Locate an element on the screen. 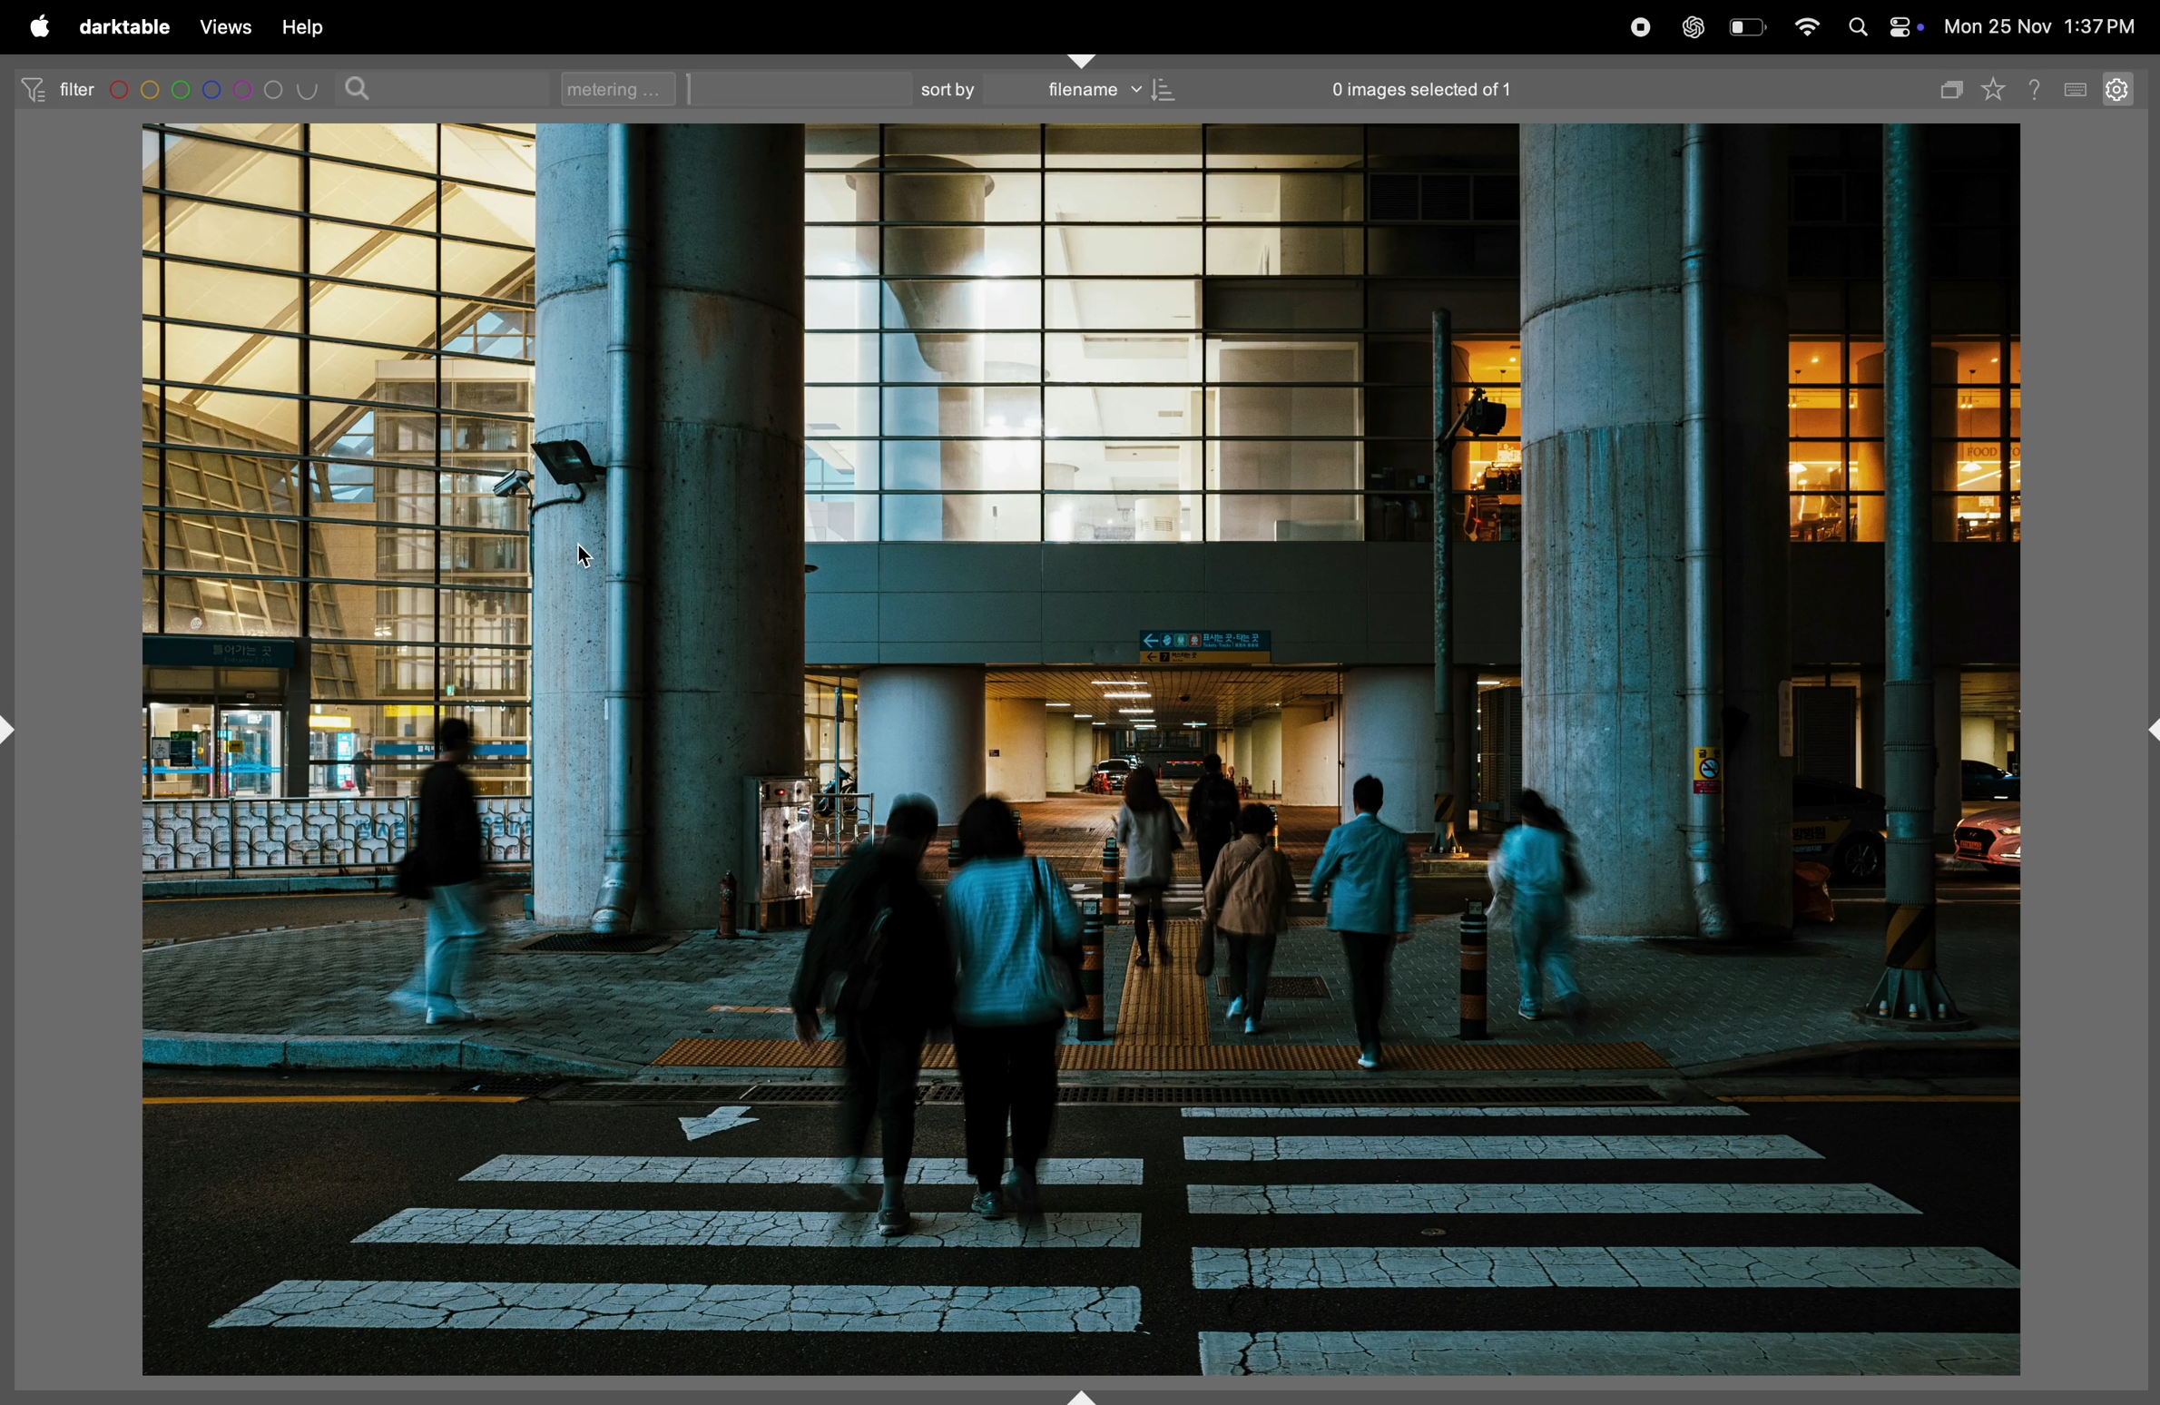  wifi is located at coordinates (1807, 26).